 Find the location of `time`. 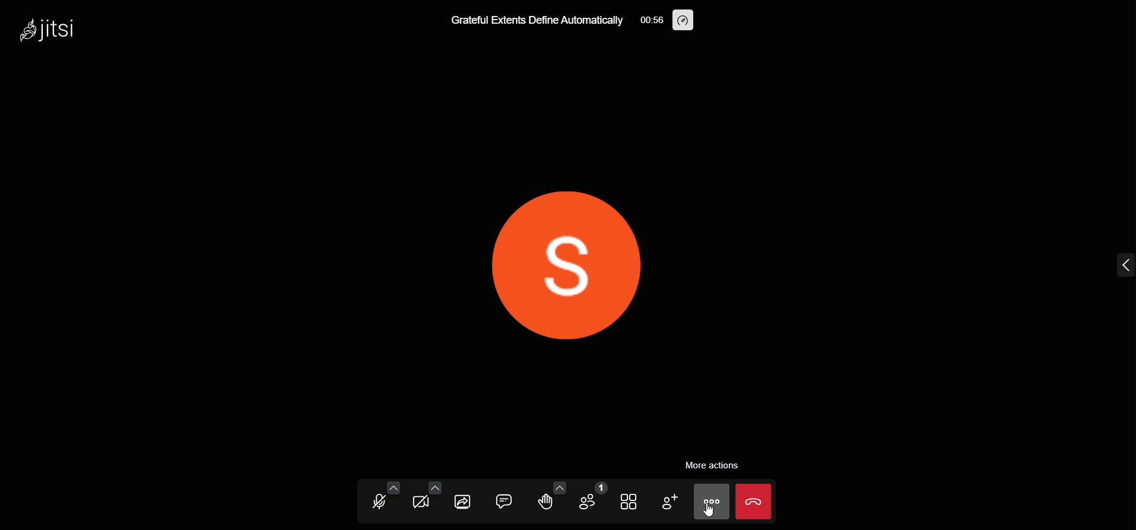

time is located at coordinates (648, 21).